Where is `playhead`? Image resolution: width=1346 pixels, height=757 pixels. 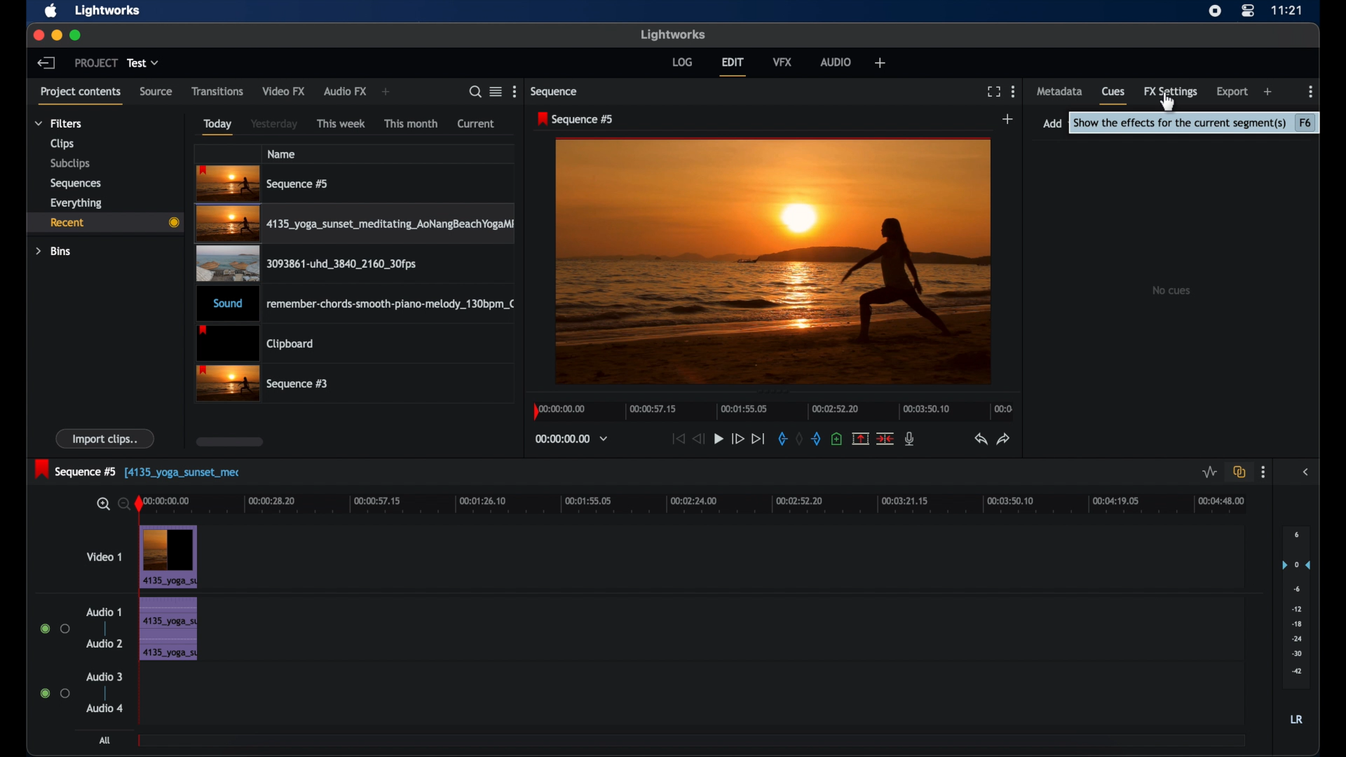 playhead is located at coordinates (140, 505).